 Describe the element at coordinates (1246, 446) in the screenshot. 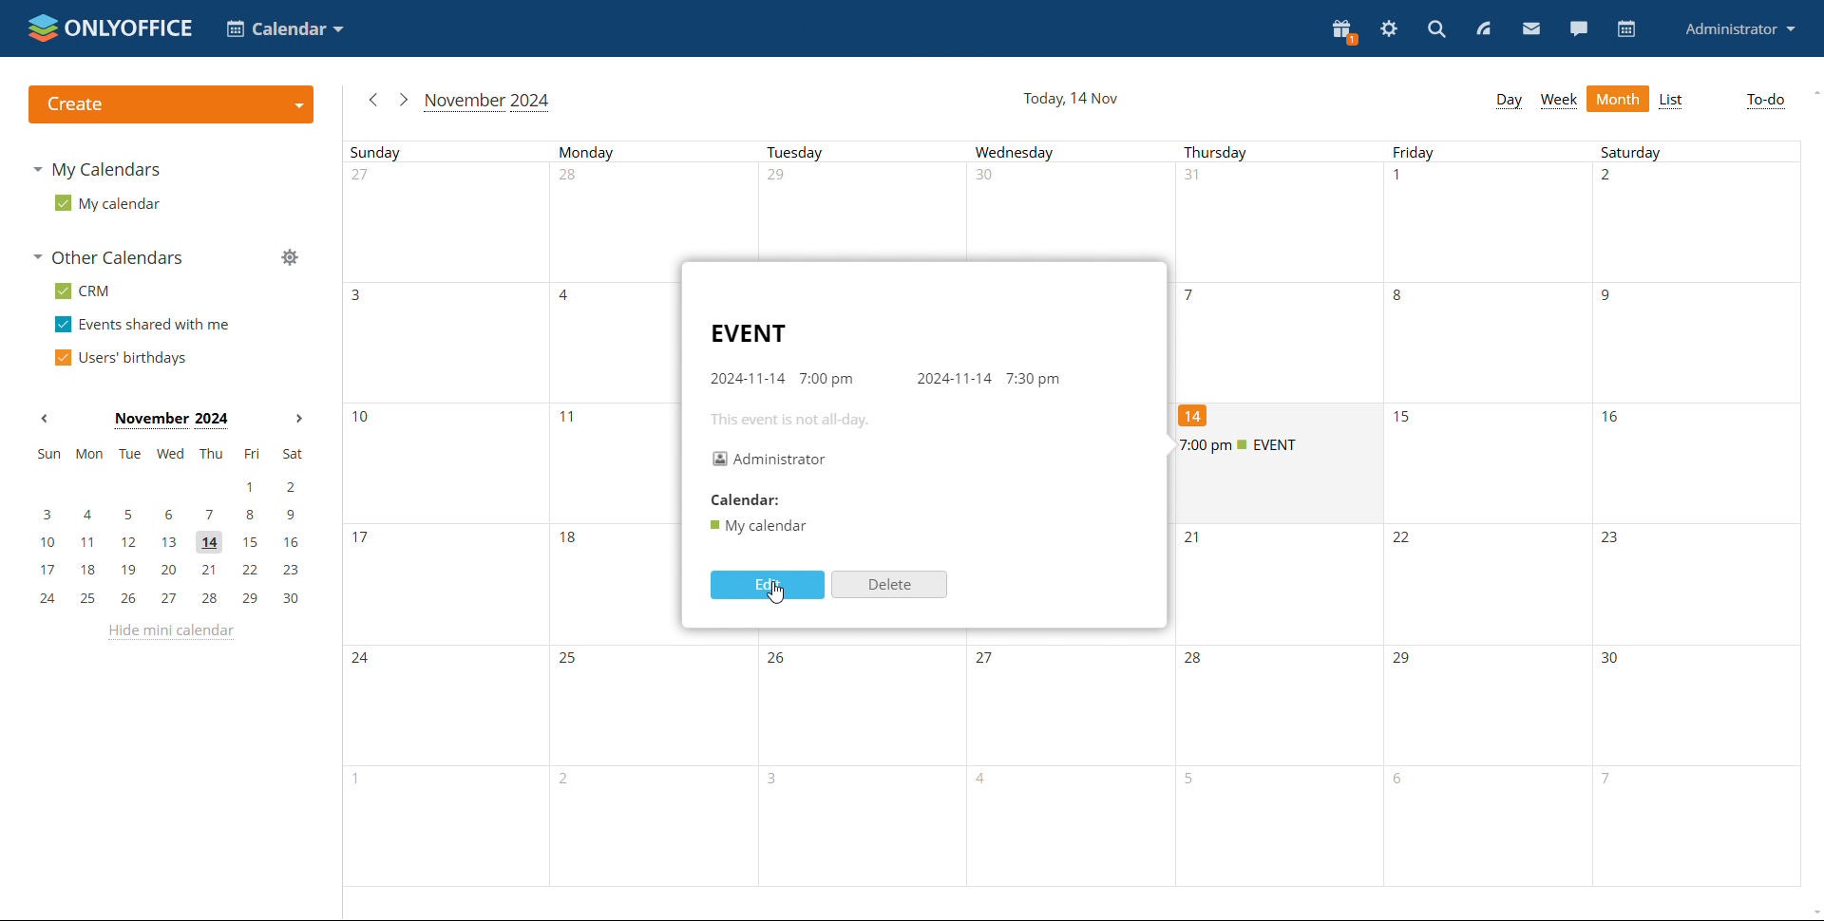

I see `event time` at that location.